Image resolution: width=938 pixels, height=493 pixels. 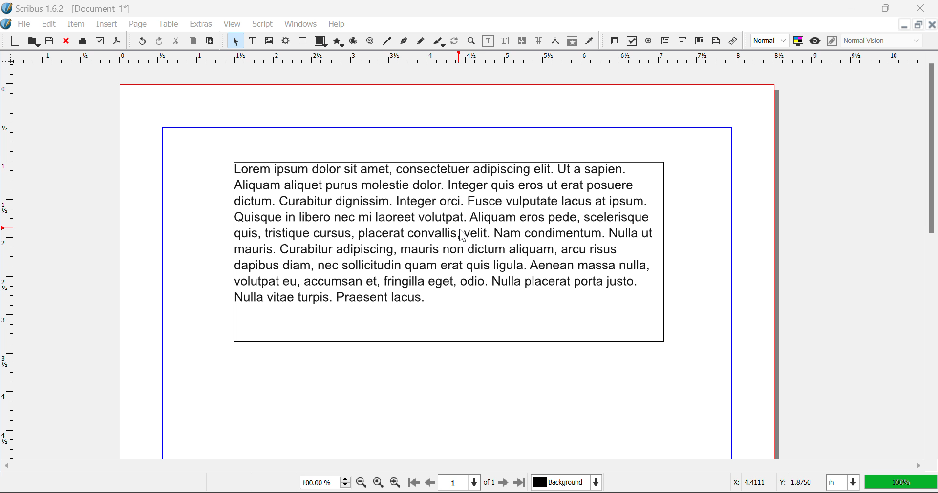 I want to click on scribus logo, so click(x=8, y=24).